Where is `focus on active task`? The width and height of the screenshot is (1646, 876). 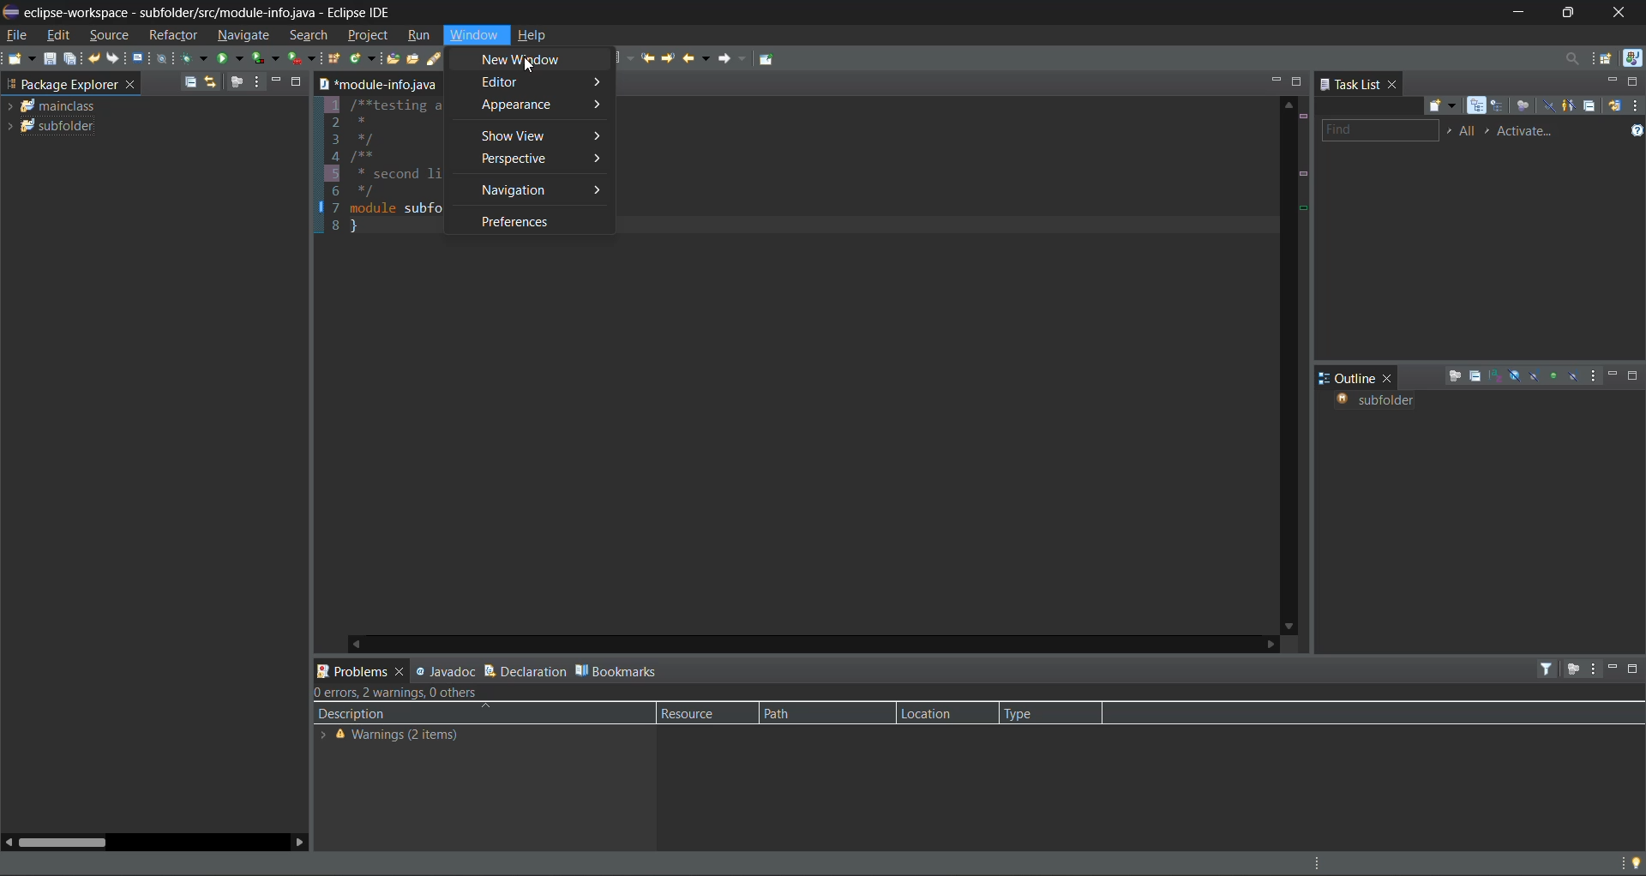
focus on active task is located at coordinates (1452, 378).